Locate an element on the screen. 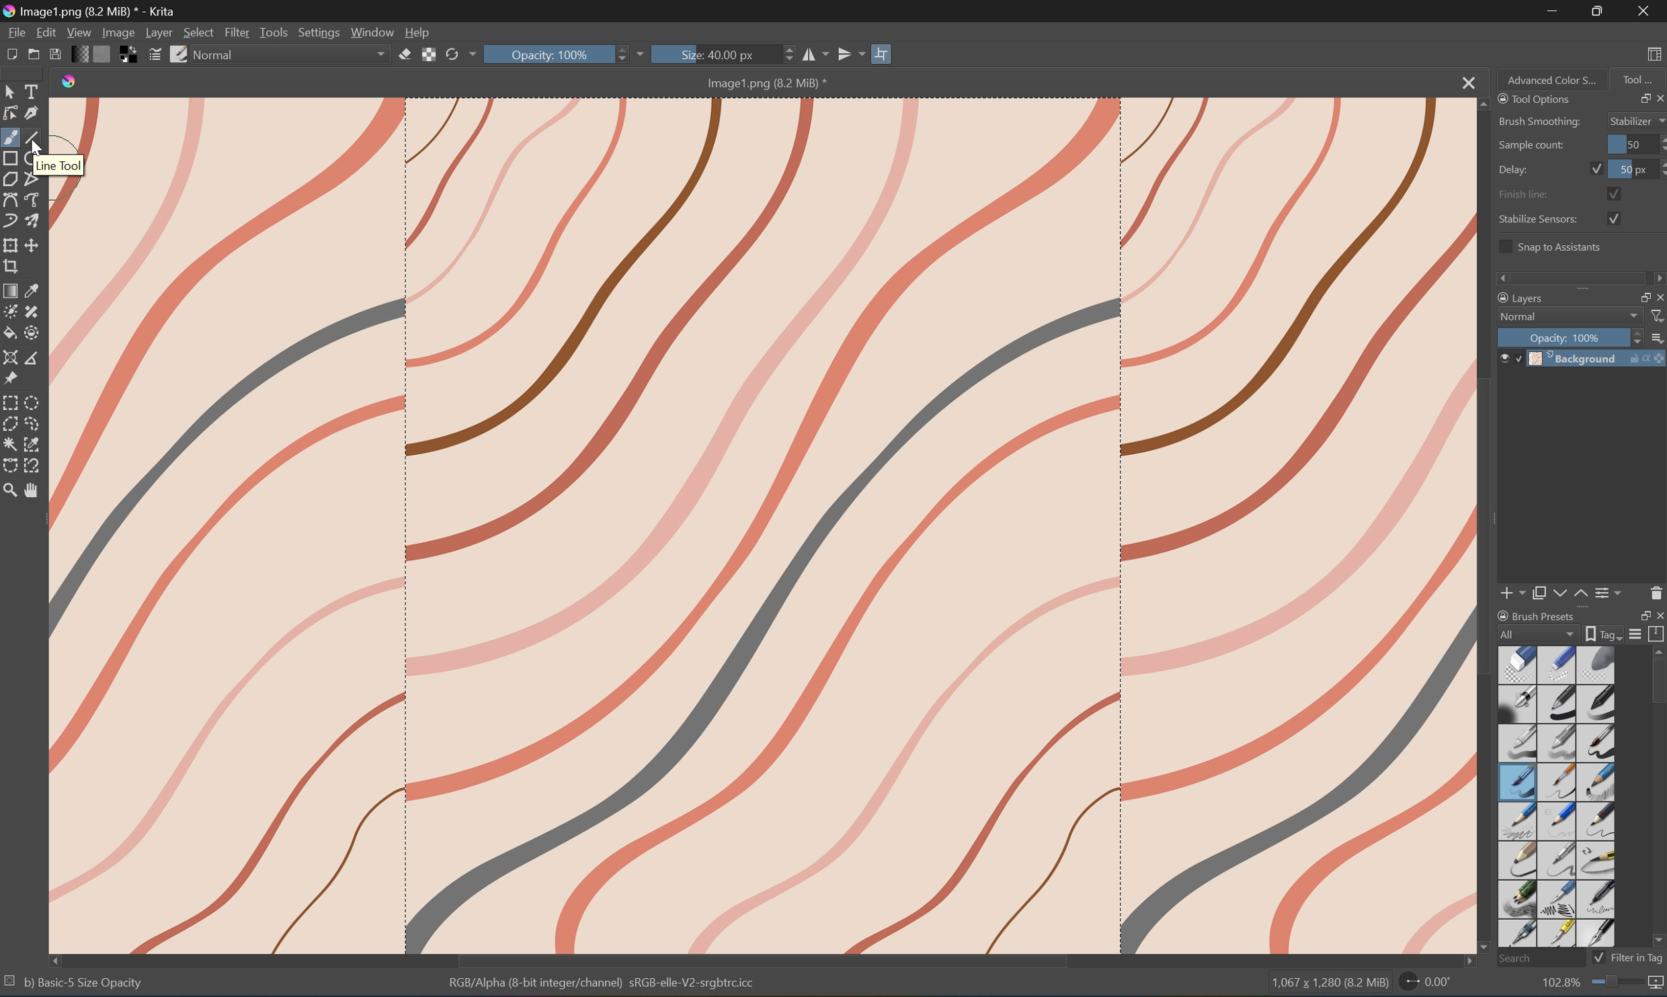 This screenshot has height=997, width=1667. Freehand path tool is located at coordinates (34, 198).